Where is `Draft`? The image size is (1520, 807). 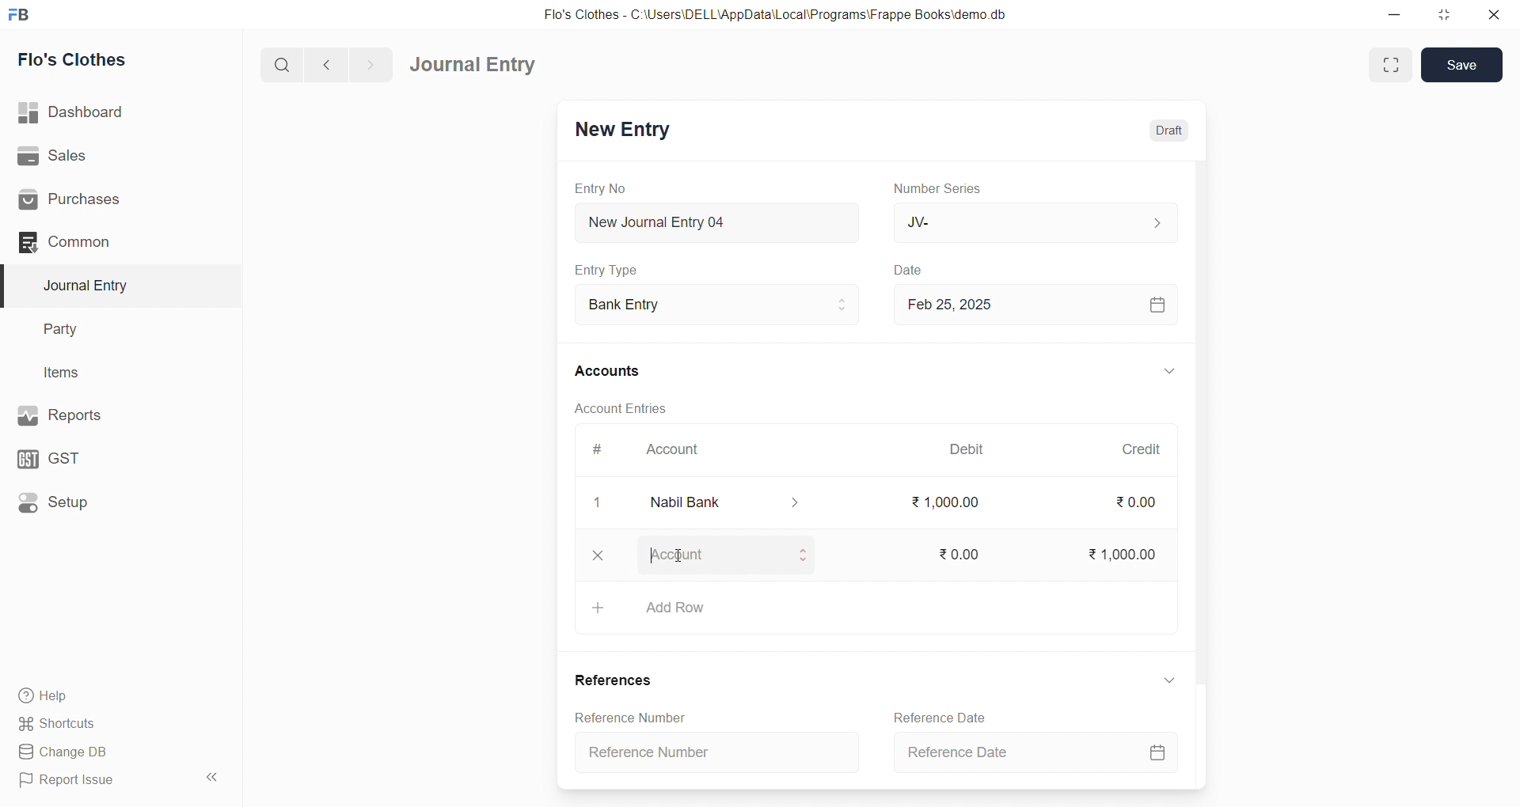 Draft is located at coordinates (1159, 131).